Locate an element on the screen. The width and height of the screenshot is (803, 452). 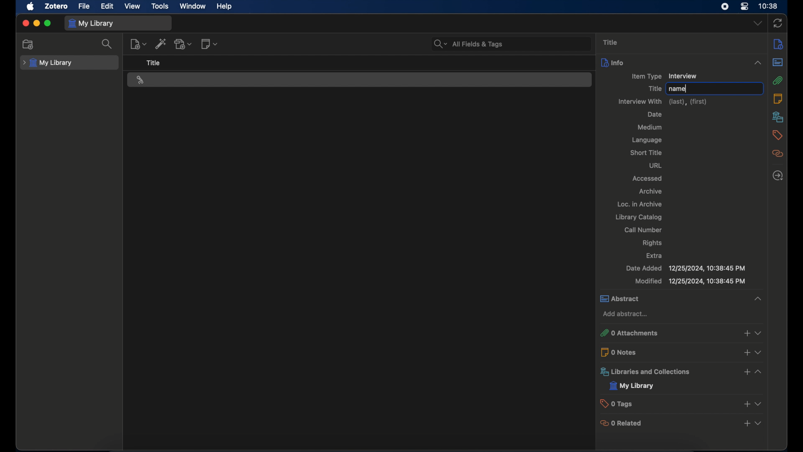
info is located at coordinates (778, 44).